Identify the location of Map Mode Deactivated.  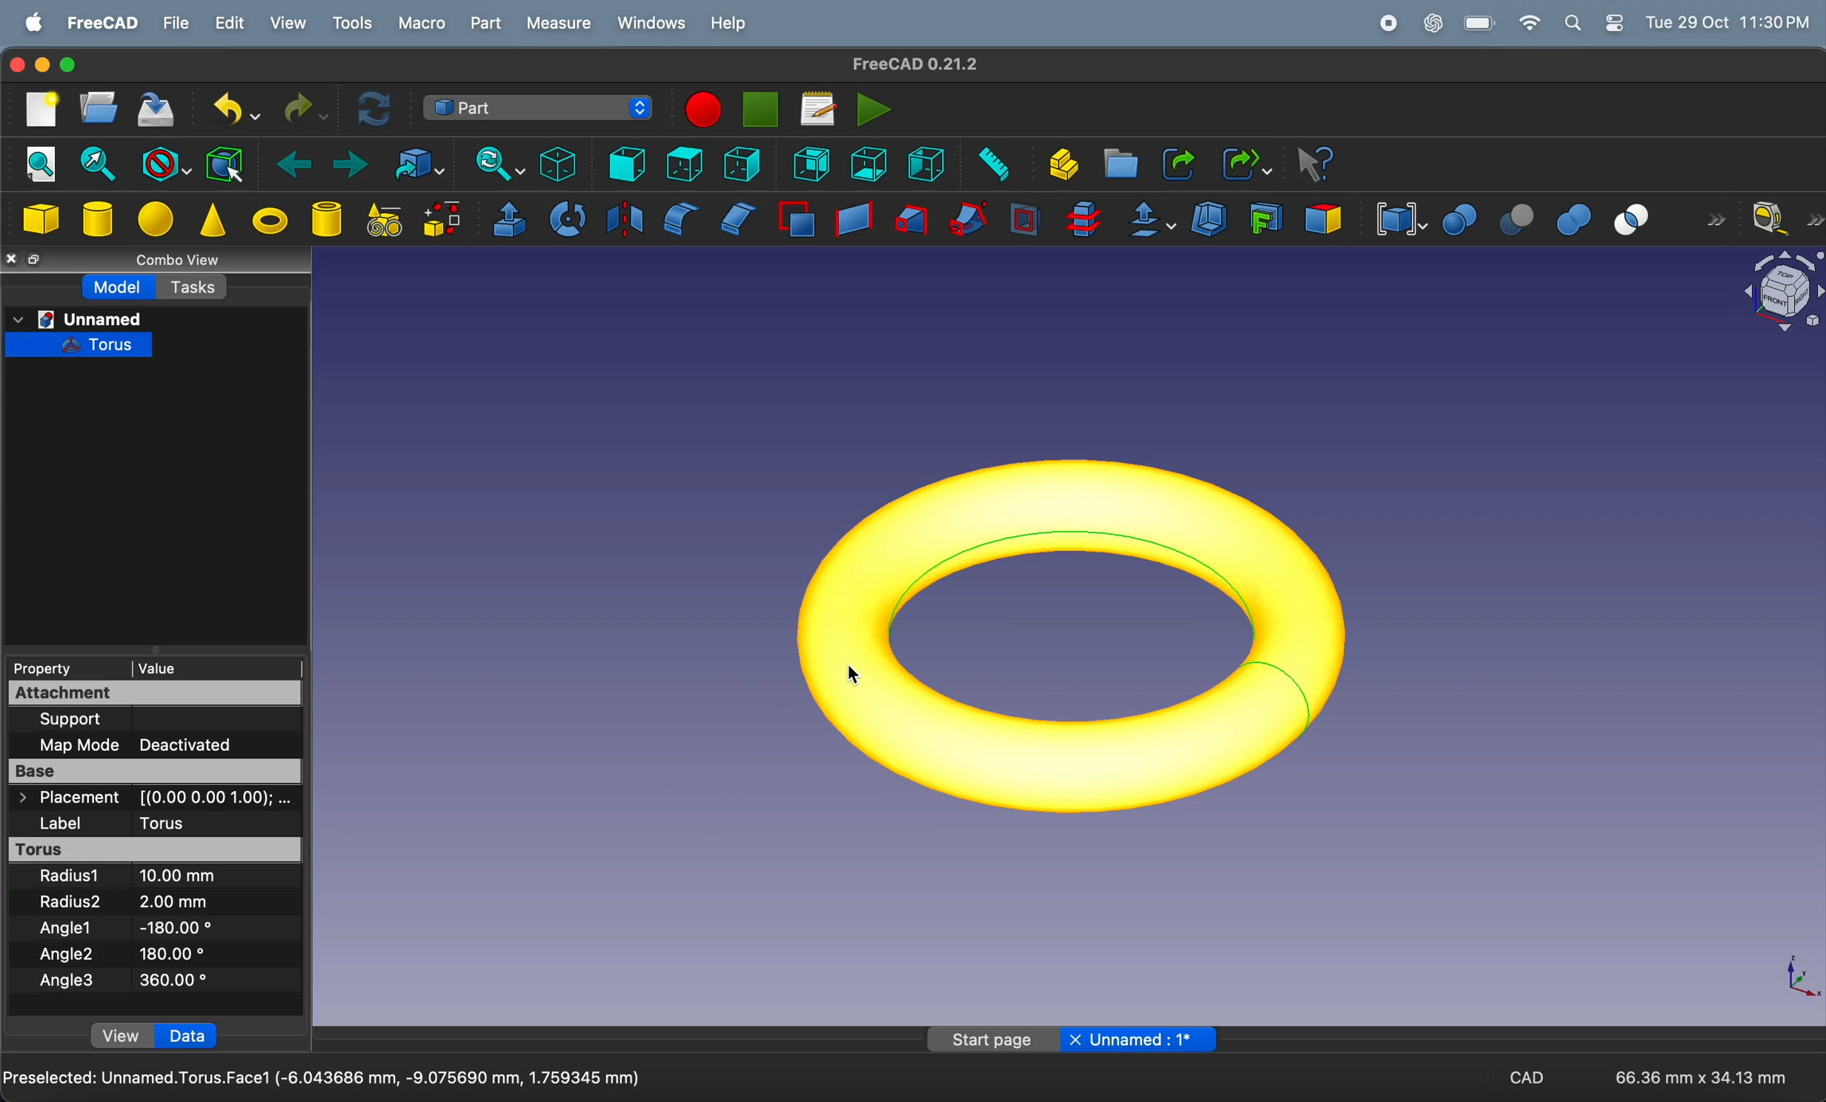
(137, 746).